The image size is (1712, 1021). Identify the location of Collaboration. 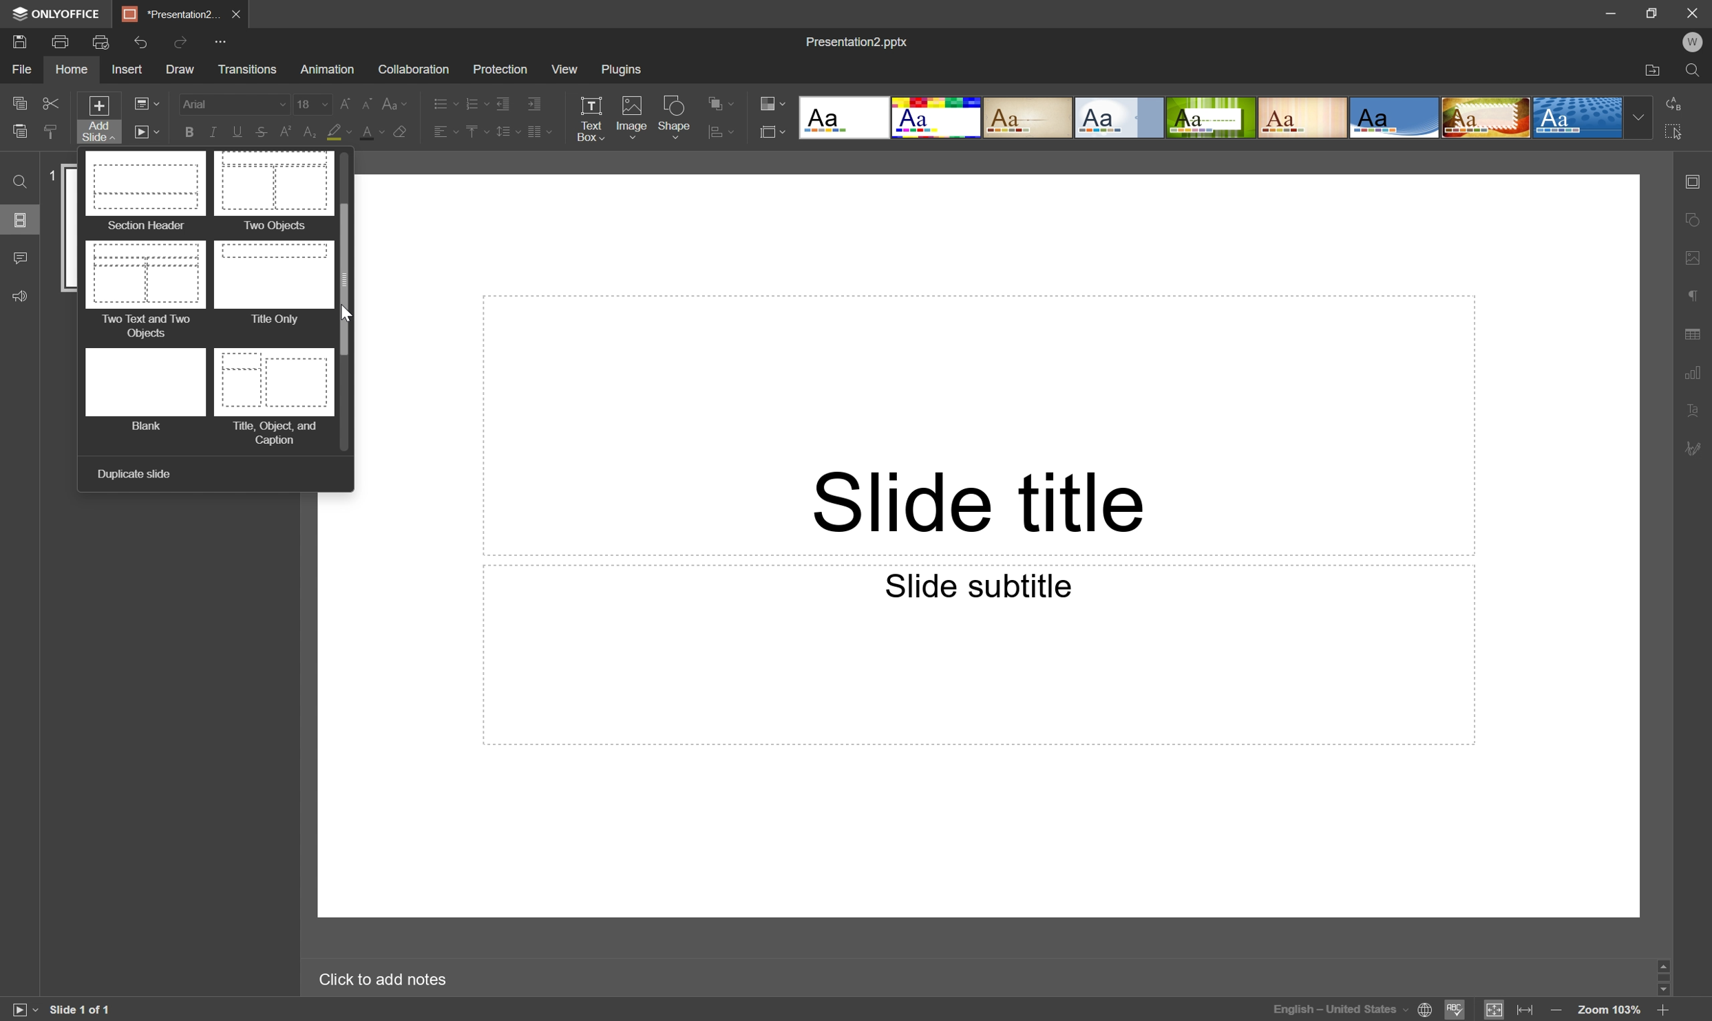
(414, 69).